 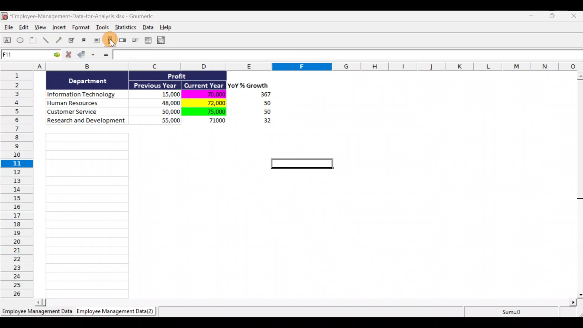 I want to click on Create a rectangle object, so click(x=7, y=41).